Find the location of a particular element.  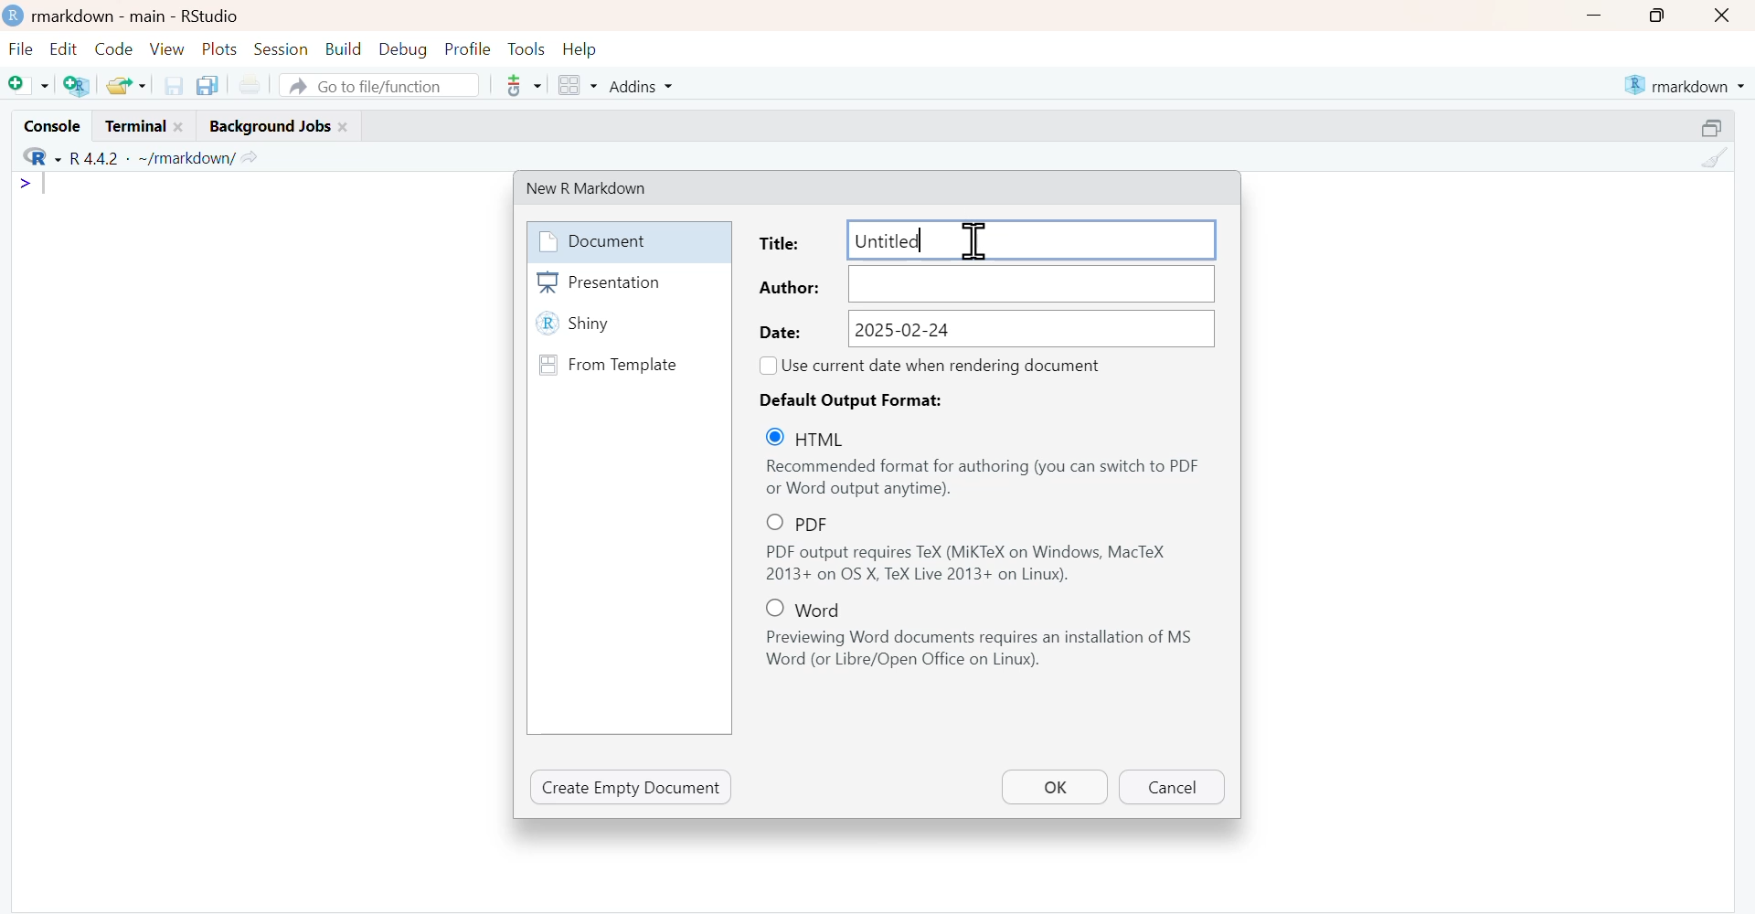

Date - 2025-02-24 is located at coordinates (985, 328).